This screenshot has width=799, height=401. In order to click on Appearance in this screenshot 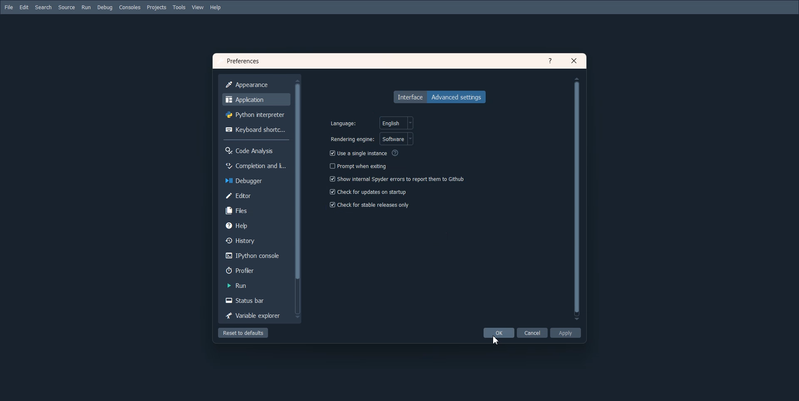, I will do `click(255, 85)`.